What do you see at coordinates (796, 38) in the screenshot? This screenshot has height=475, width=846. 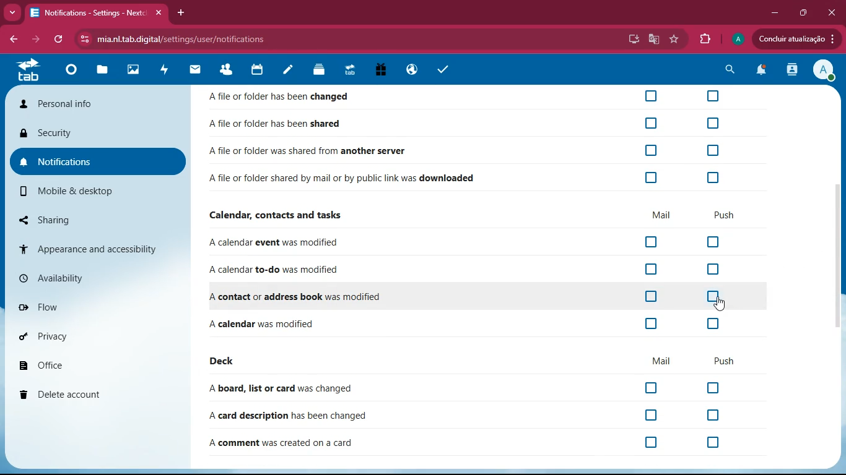 I see `Concluir atualizacao` at bounding box center [796, 38].